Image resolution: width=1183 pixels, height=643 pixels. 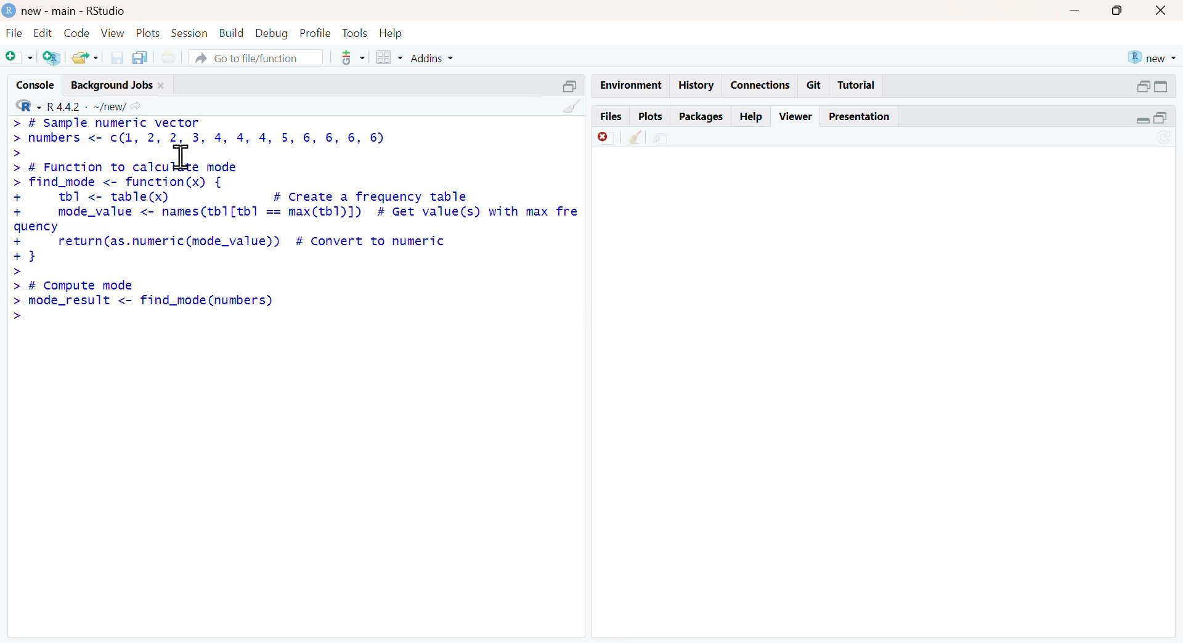 I want to click on expand/collapse , so click(x=571, y=86).